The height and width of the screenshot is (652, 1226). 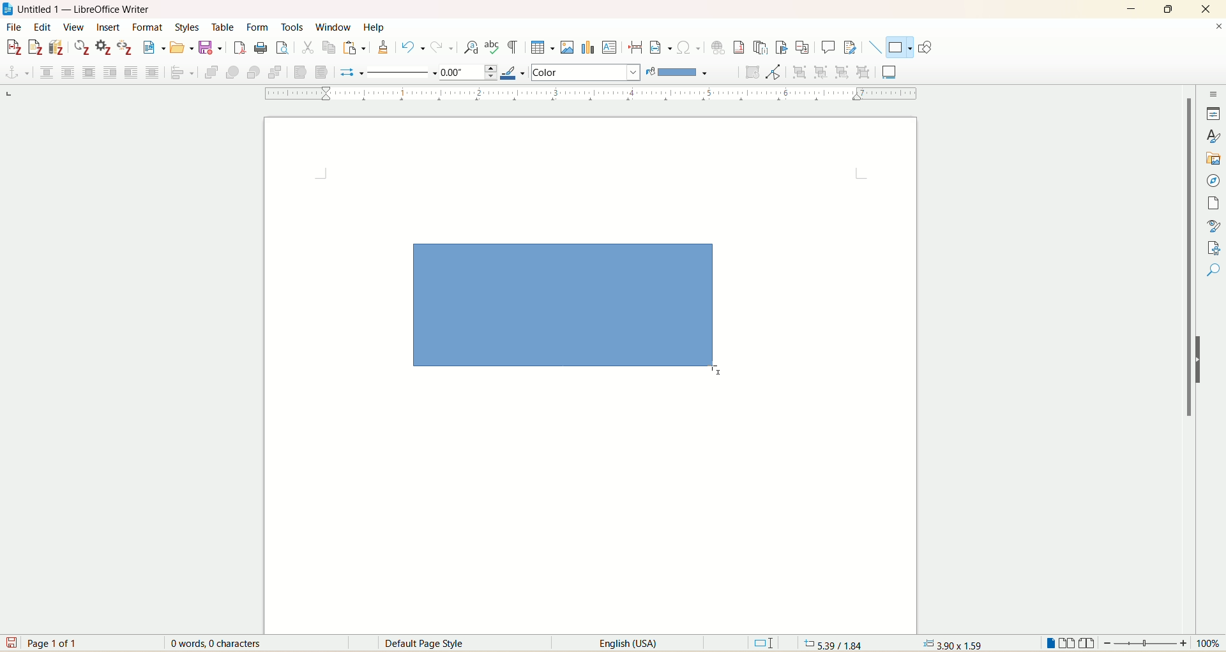 I want to click on manage changes, so click(x=1215, y=247).